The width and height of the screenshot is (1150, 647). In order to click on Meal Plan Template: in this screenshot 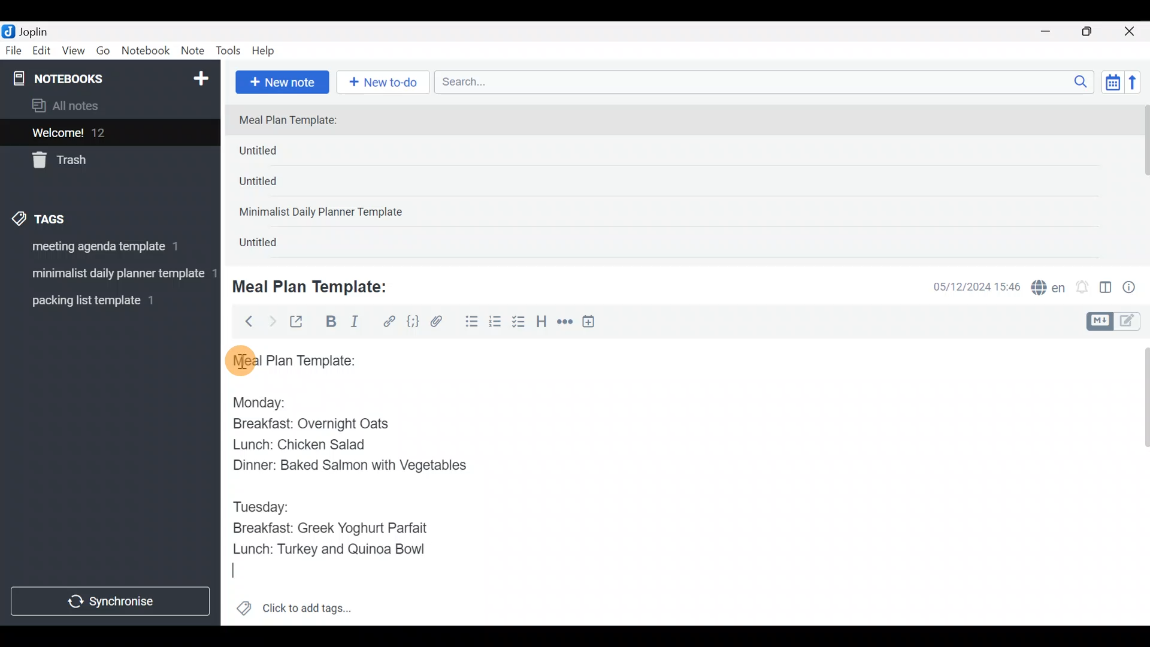, I will do `click(295, 121)`.